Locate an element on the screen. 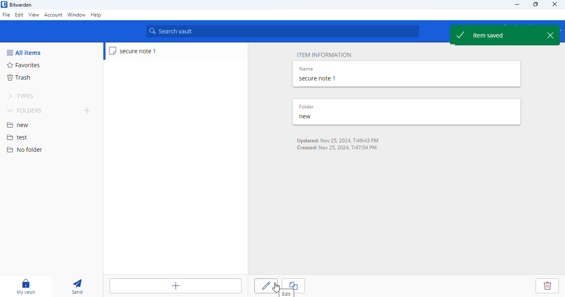 The height and width of the screenshot is (297, 565). maximize is located at coordinates (536, 4).